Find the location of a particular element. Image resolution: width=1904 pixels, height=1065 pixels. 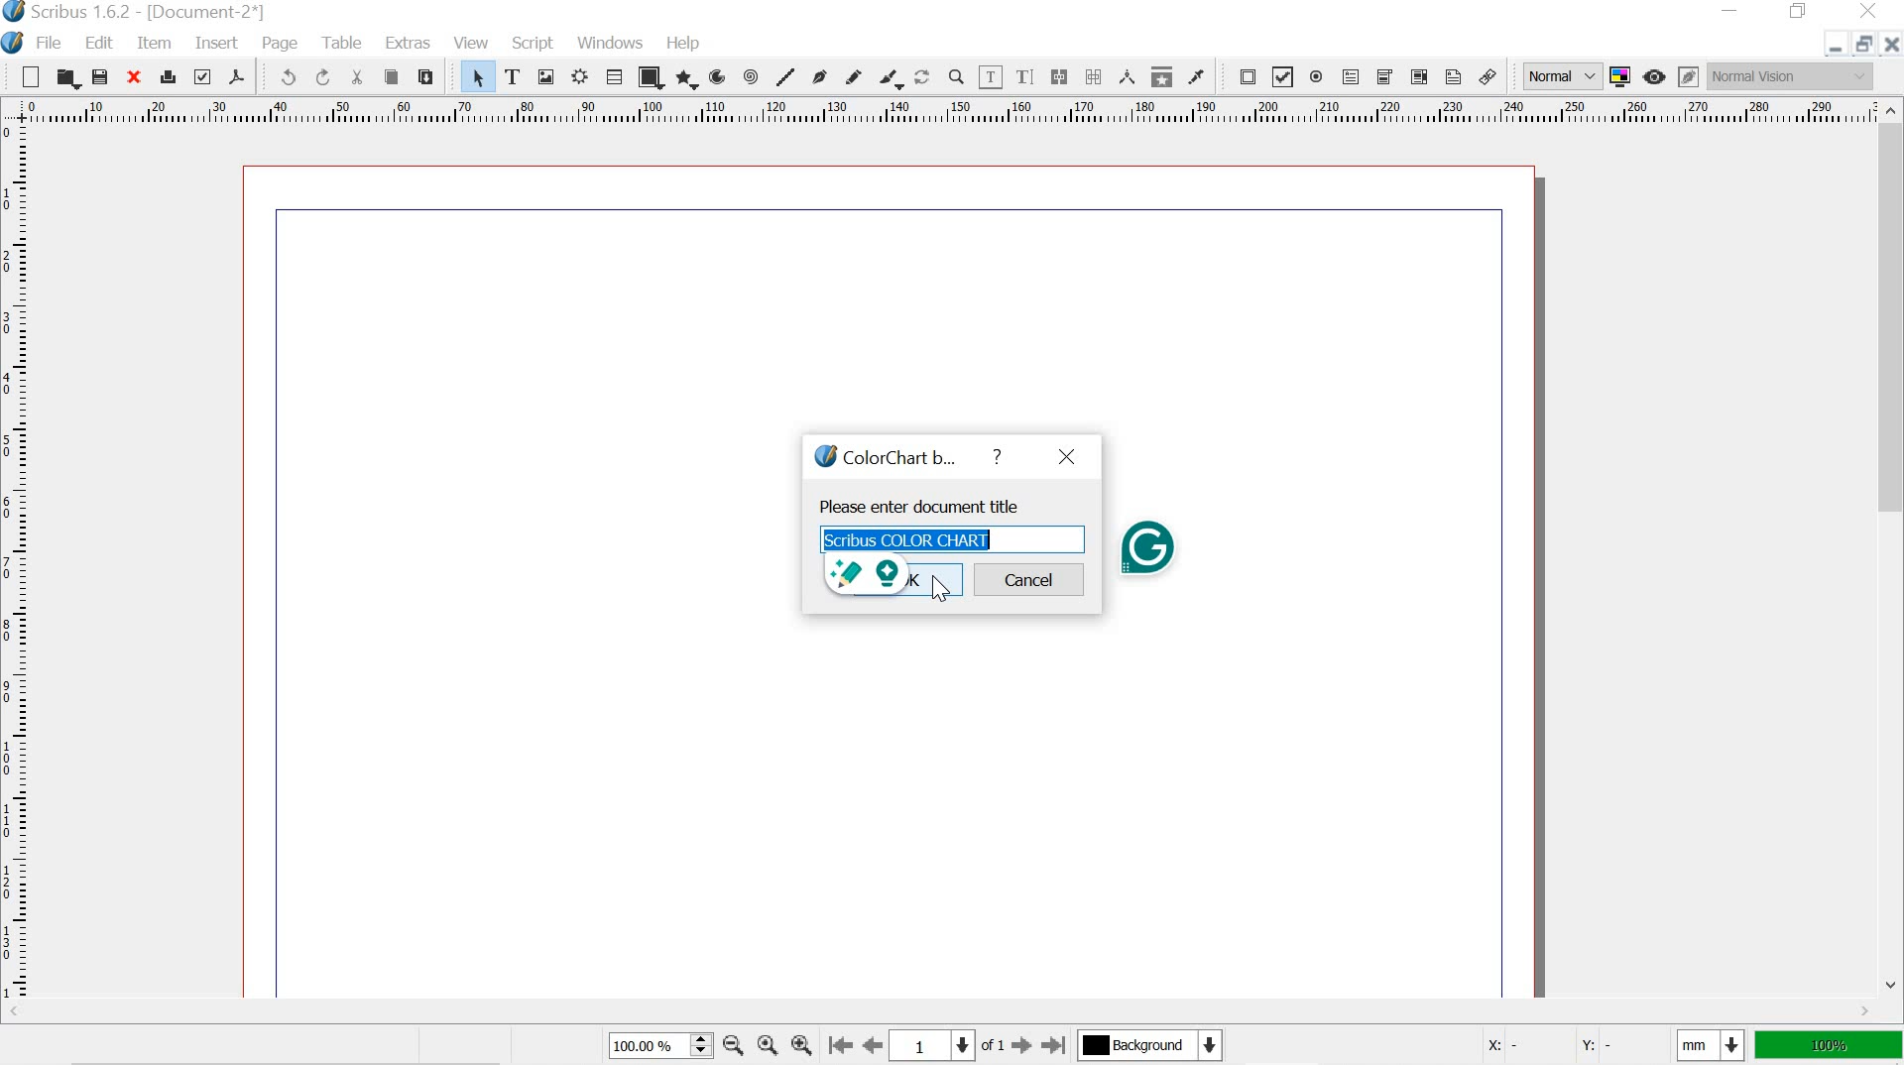

new is located at coordinates (24, 75).